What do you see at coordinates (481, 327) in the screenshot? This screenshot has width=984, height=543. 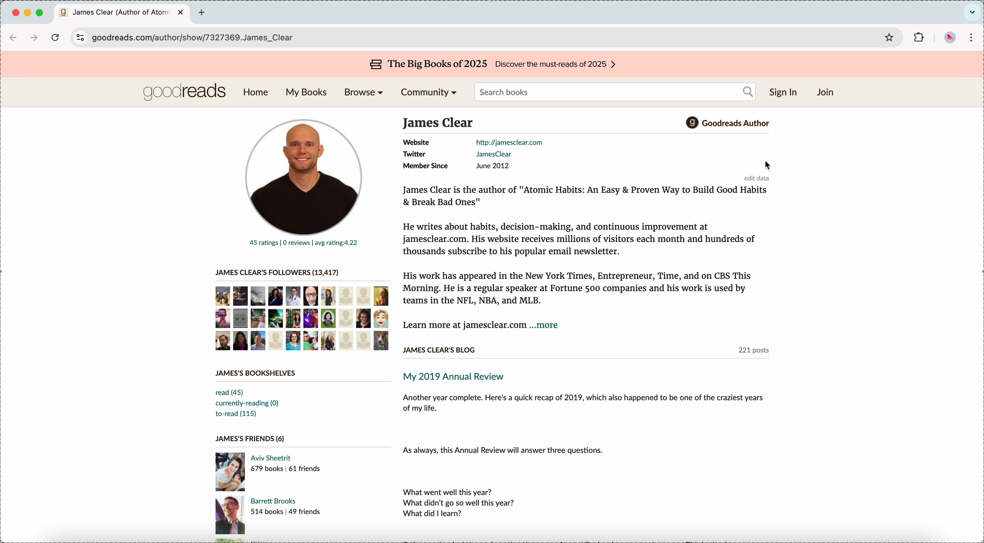 I see `learn more at jamesclear.com ...more` at bounding box center [481, 327].